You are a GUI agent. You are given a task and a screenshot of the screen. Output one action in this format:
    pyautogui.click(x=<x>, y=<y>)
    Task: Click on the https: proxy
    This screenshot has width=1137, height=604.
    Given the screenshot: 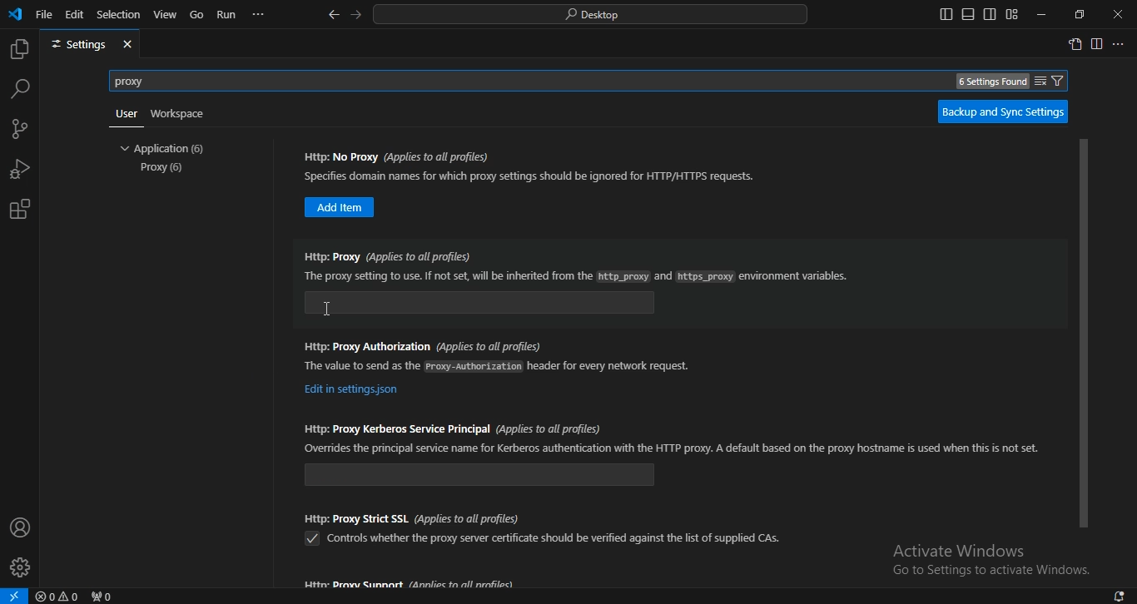 What is the action you would take?
    pyautogui.click(x=577, y=276)
    